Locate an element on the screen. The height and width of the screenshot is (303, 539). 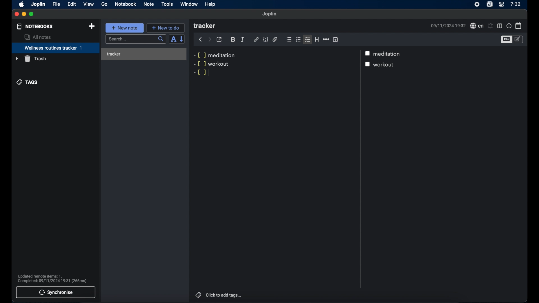
calendar is located at coordinates (519, 26).